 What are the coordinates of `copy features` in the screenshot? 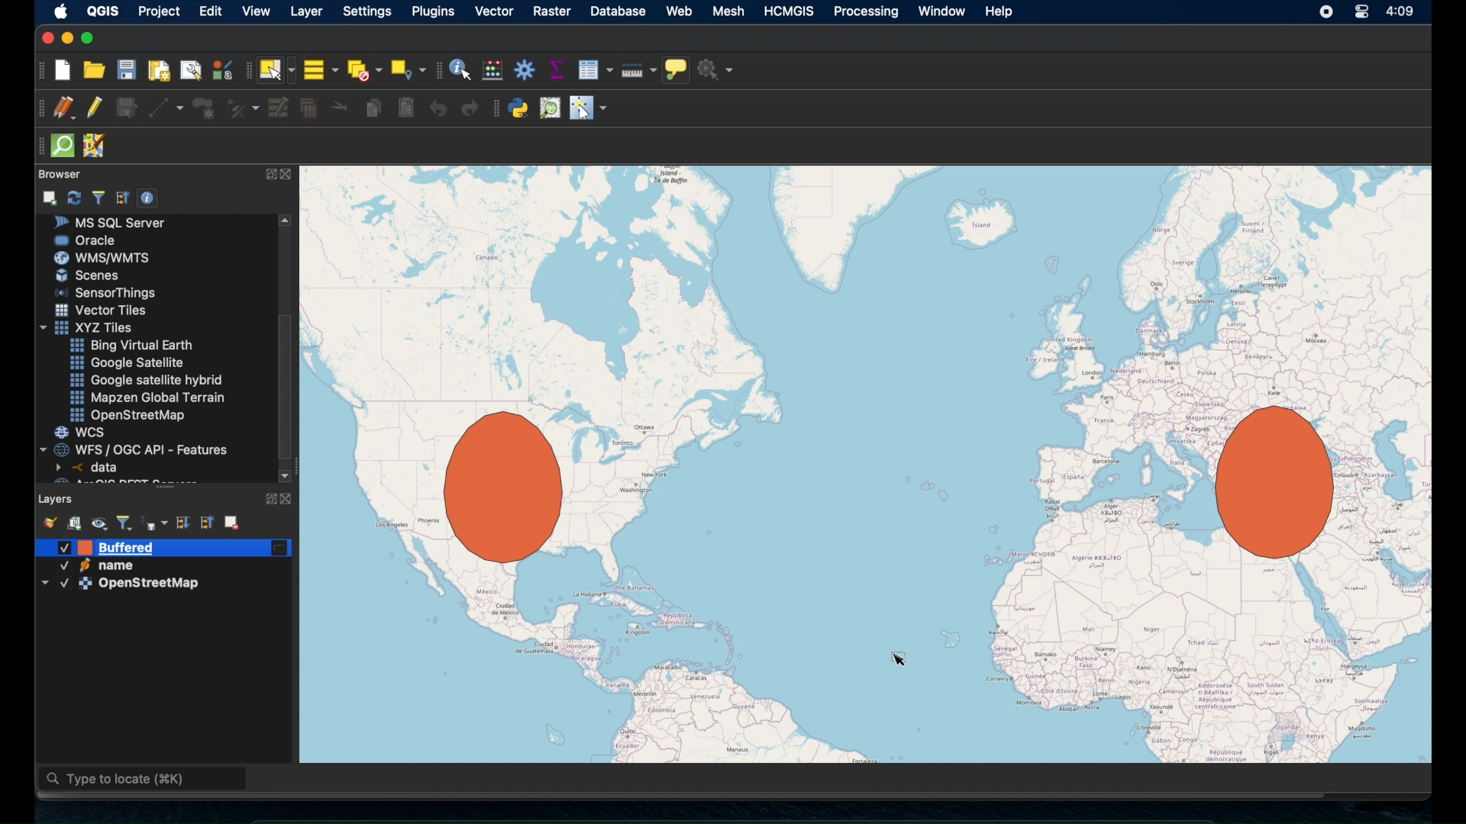 It's located at (373, 107).